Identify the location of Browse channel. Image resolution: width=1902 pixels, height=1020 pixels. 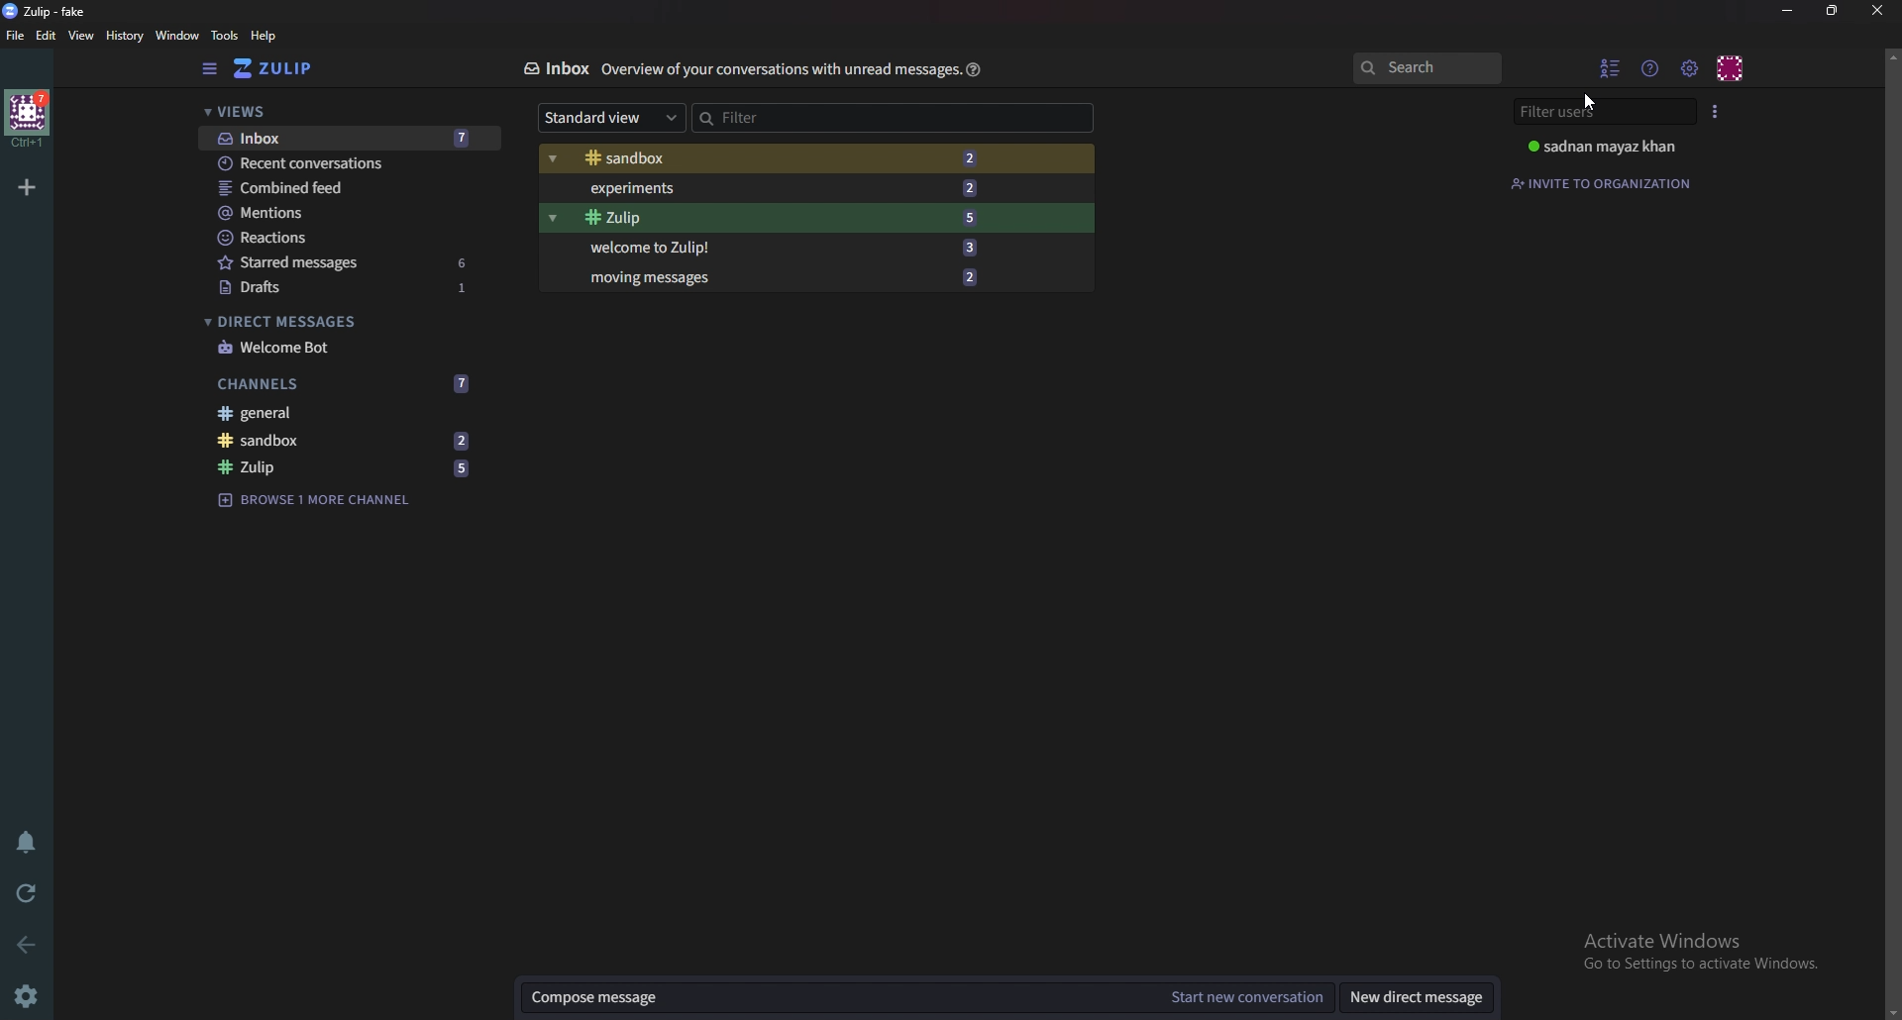
(326, 501).